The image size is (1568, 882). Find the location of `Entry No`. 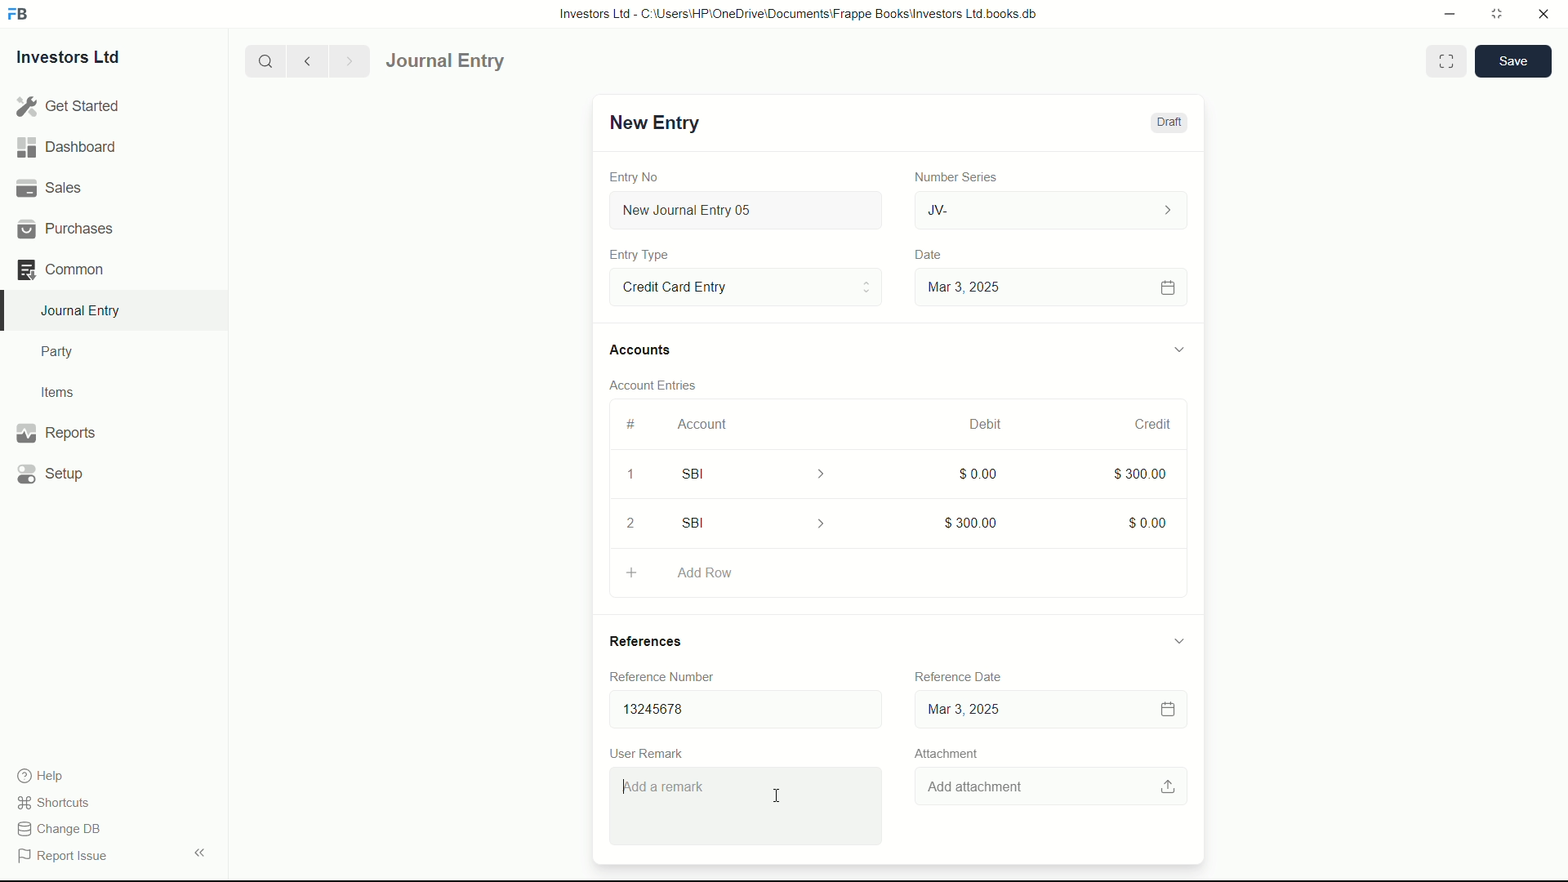

Entry No is located at coordinates (636, 175).